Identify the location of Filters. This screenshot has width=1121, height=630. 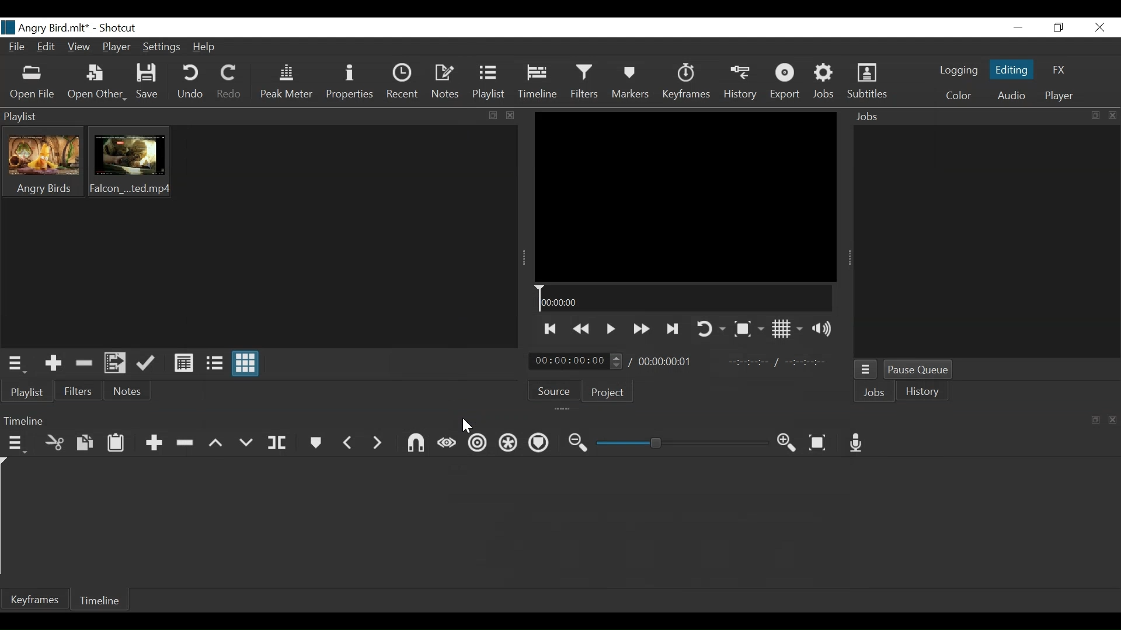
(588, 83).